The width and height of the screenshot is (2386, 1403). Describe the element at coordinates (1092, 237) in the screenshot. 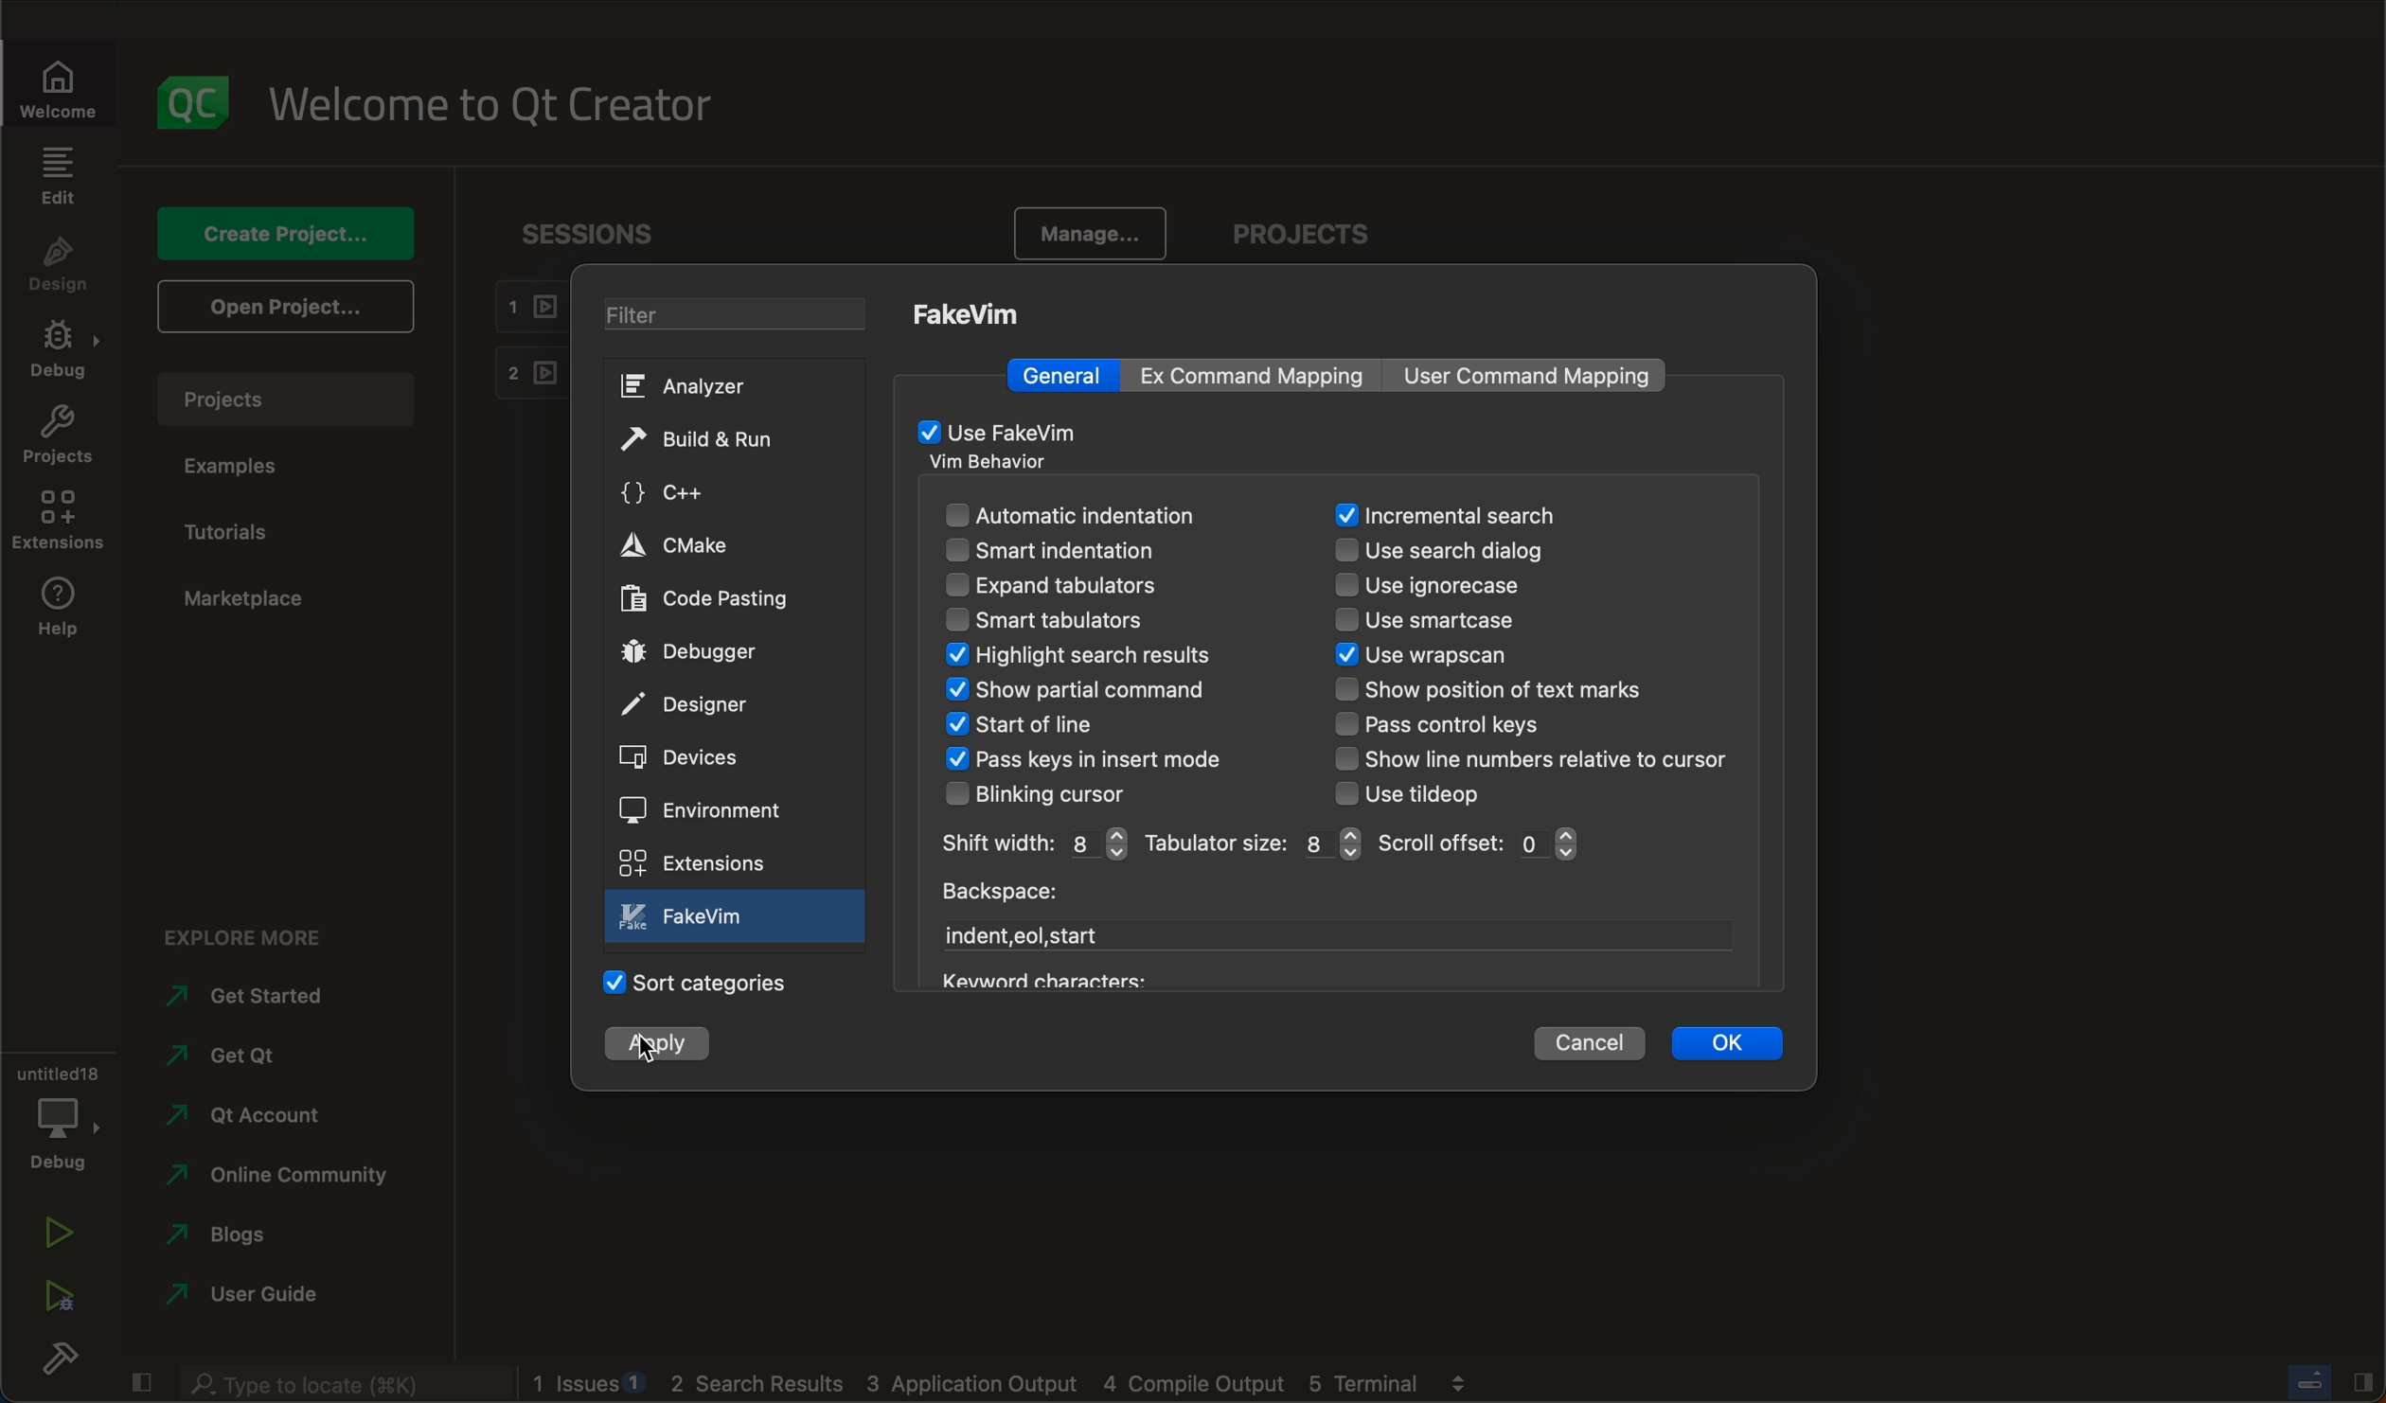

I see `manage` at that location.